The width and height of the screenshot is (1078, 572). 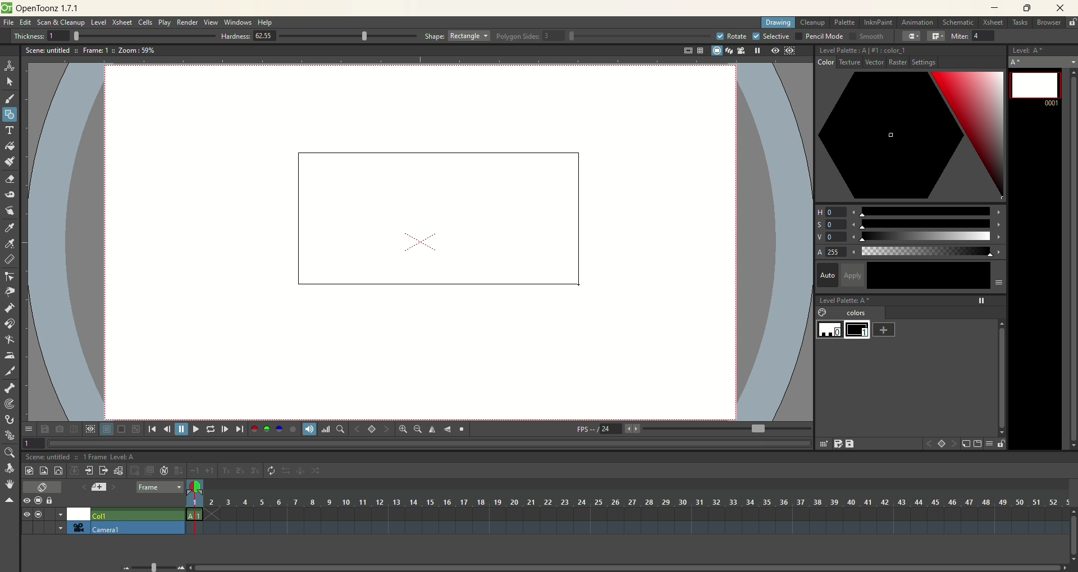 What do you see at coordinates (1057, 9) in the screenshot?
I see `close` at bounding box center [1057, 9].